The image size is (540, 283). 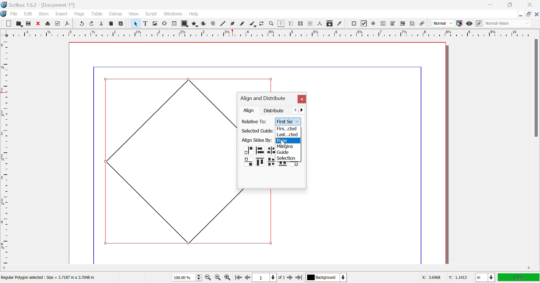 What do you see at coordinates (255, 122) in the screenshot?
I see `Relative To:` at bounding box center [255, 122].